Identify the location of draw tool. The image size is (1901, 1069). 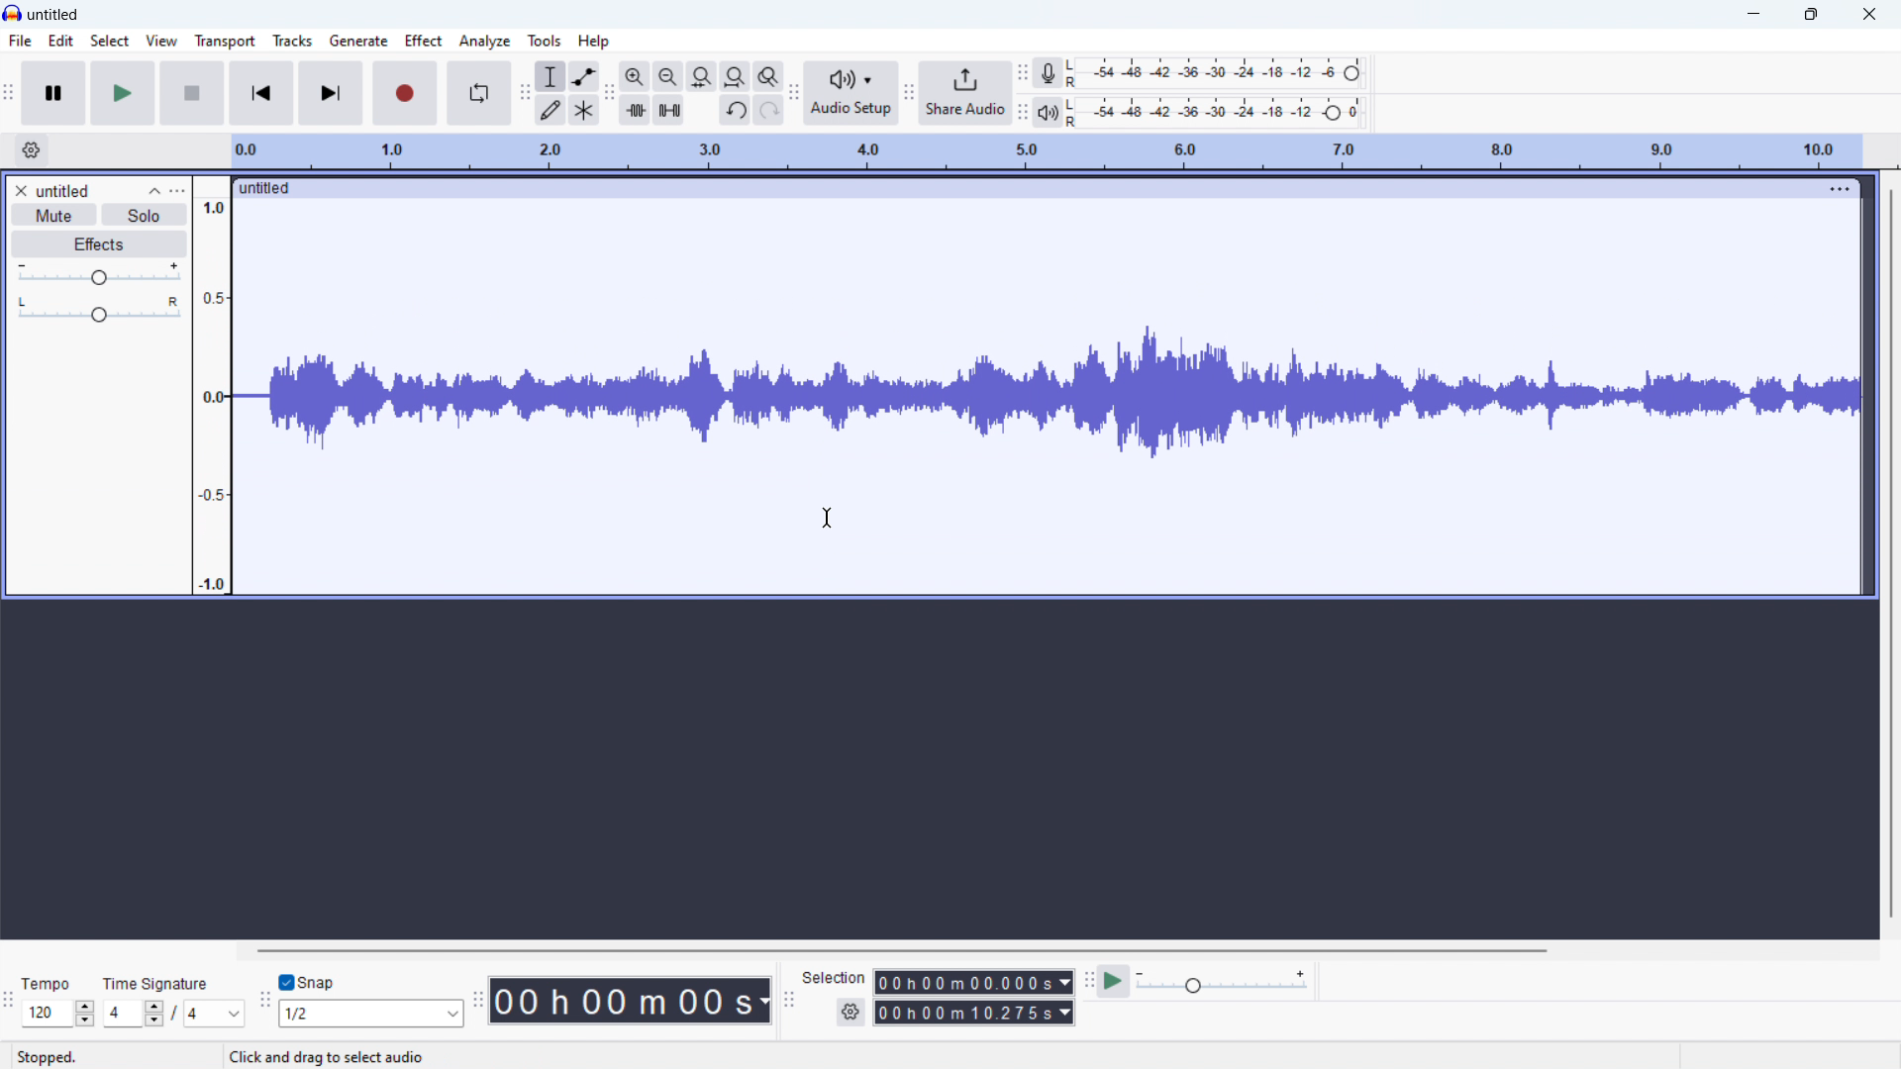
(550, 110).